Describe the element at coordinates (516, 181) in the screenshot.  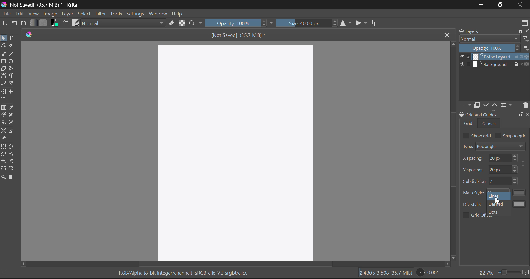
I see `Increase or decrease` at that location.